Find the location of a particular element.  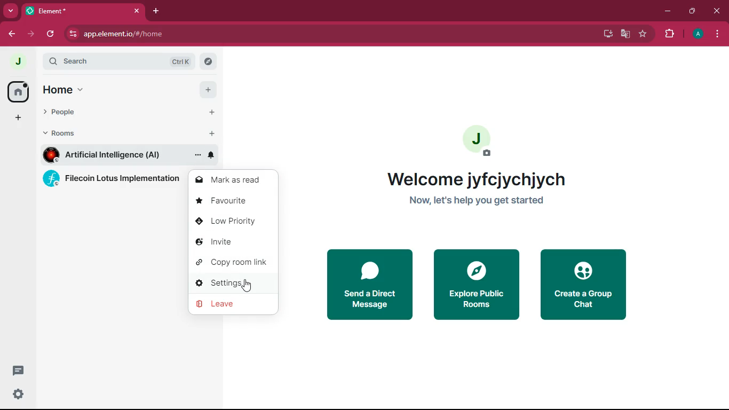

desktop is located at coordinates (605, 34).